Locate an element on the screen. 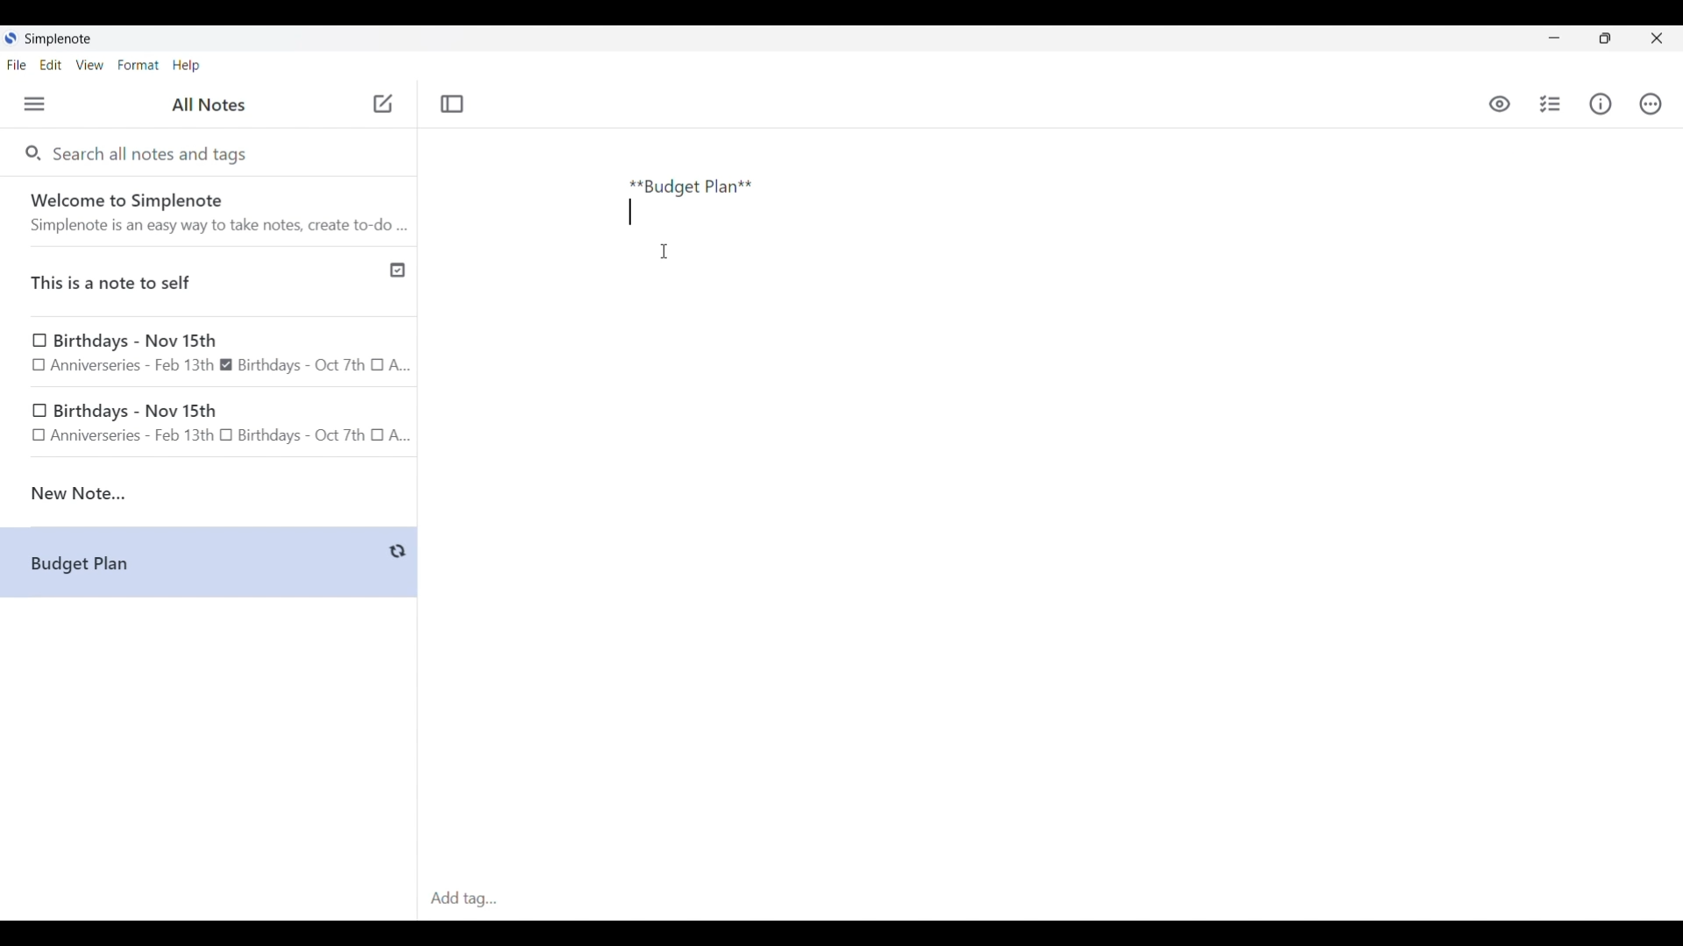  Click to type in tags is located at coordinates (1050, 900).